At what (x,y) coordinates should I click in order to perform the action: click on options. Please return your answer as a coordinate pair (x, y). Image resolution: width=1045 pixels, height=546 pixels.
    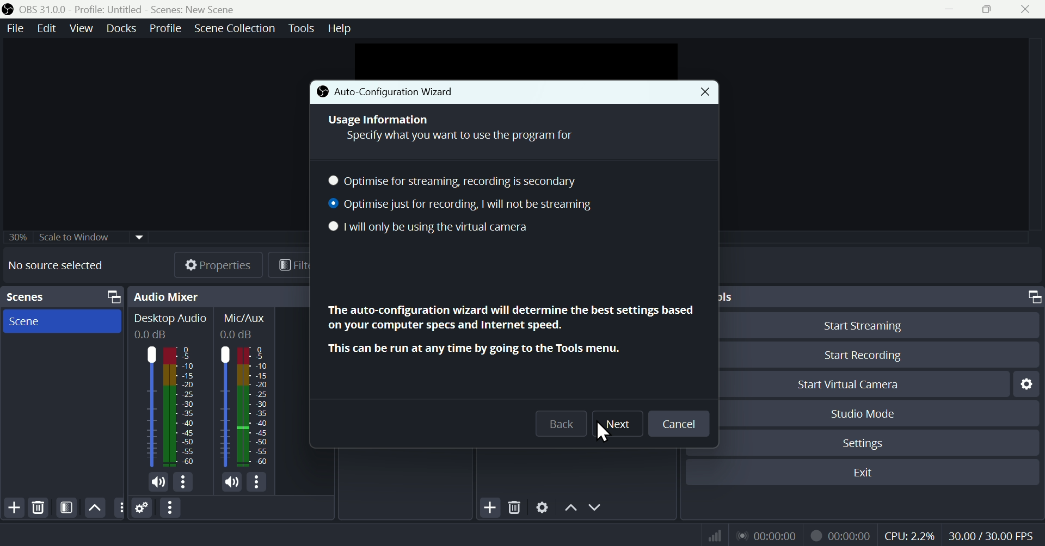
    Looking at the image, I should click on (182, 482).